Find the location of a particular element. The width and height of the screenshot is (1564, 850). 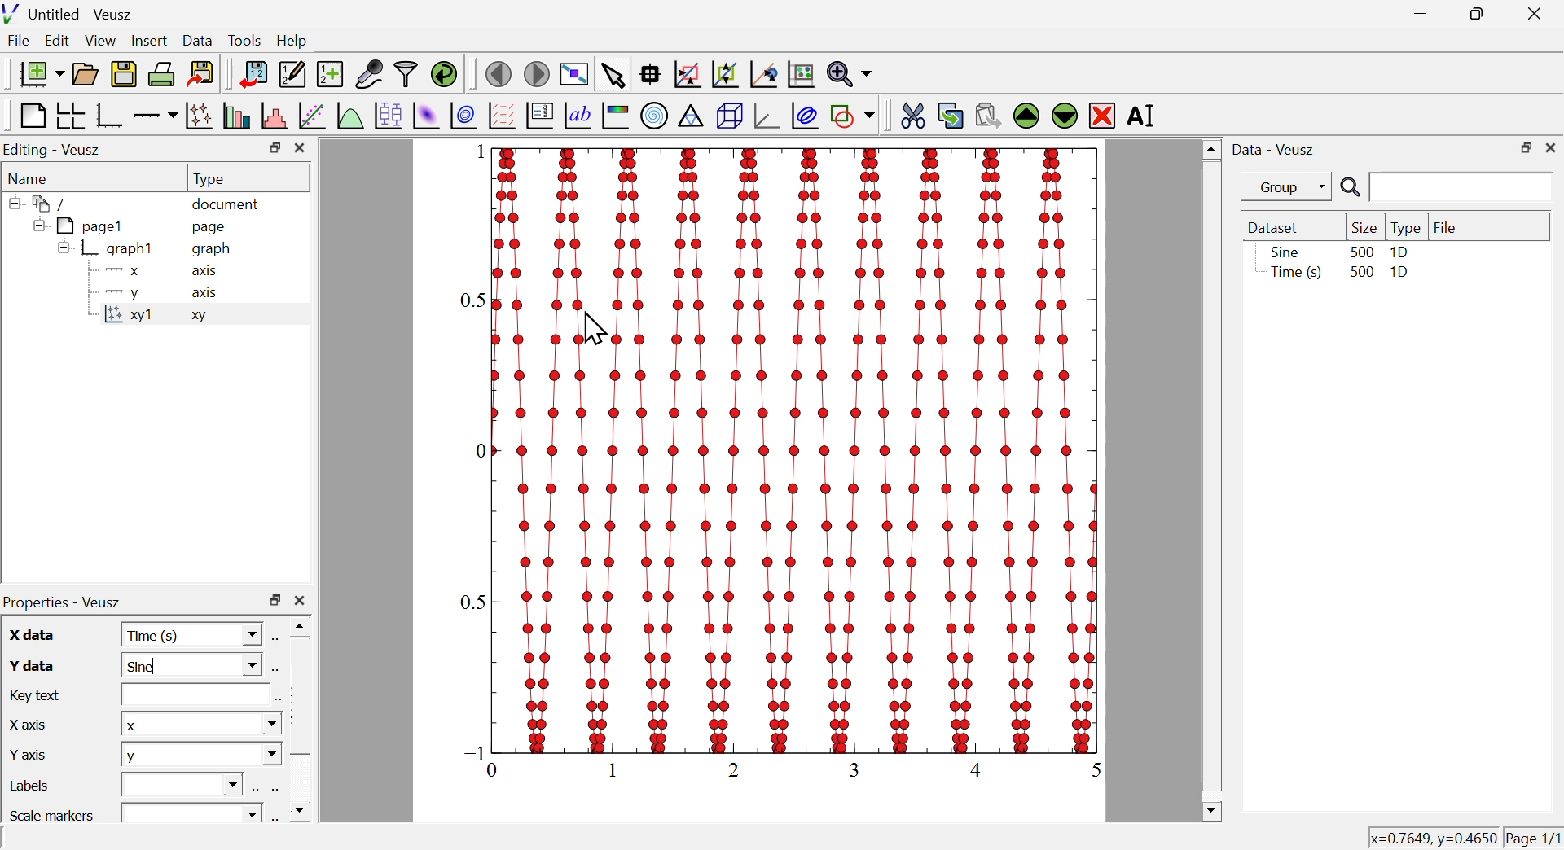

x data is located at coordinates (33, 634).